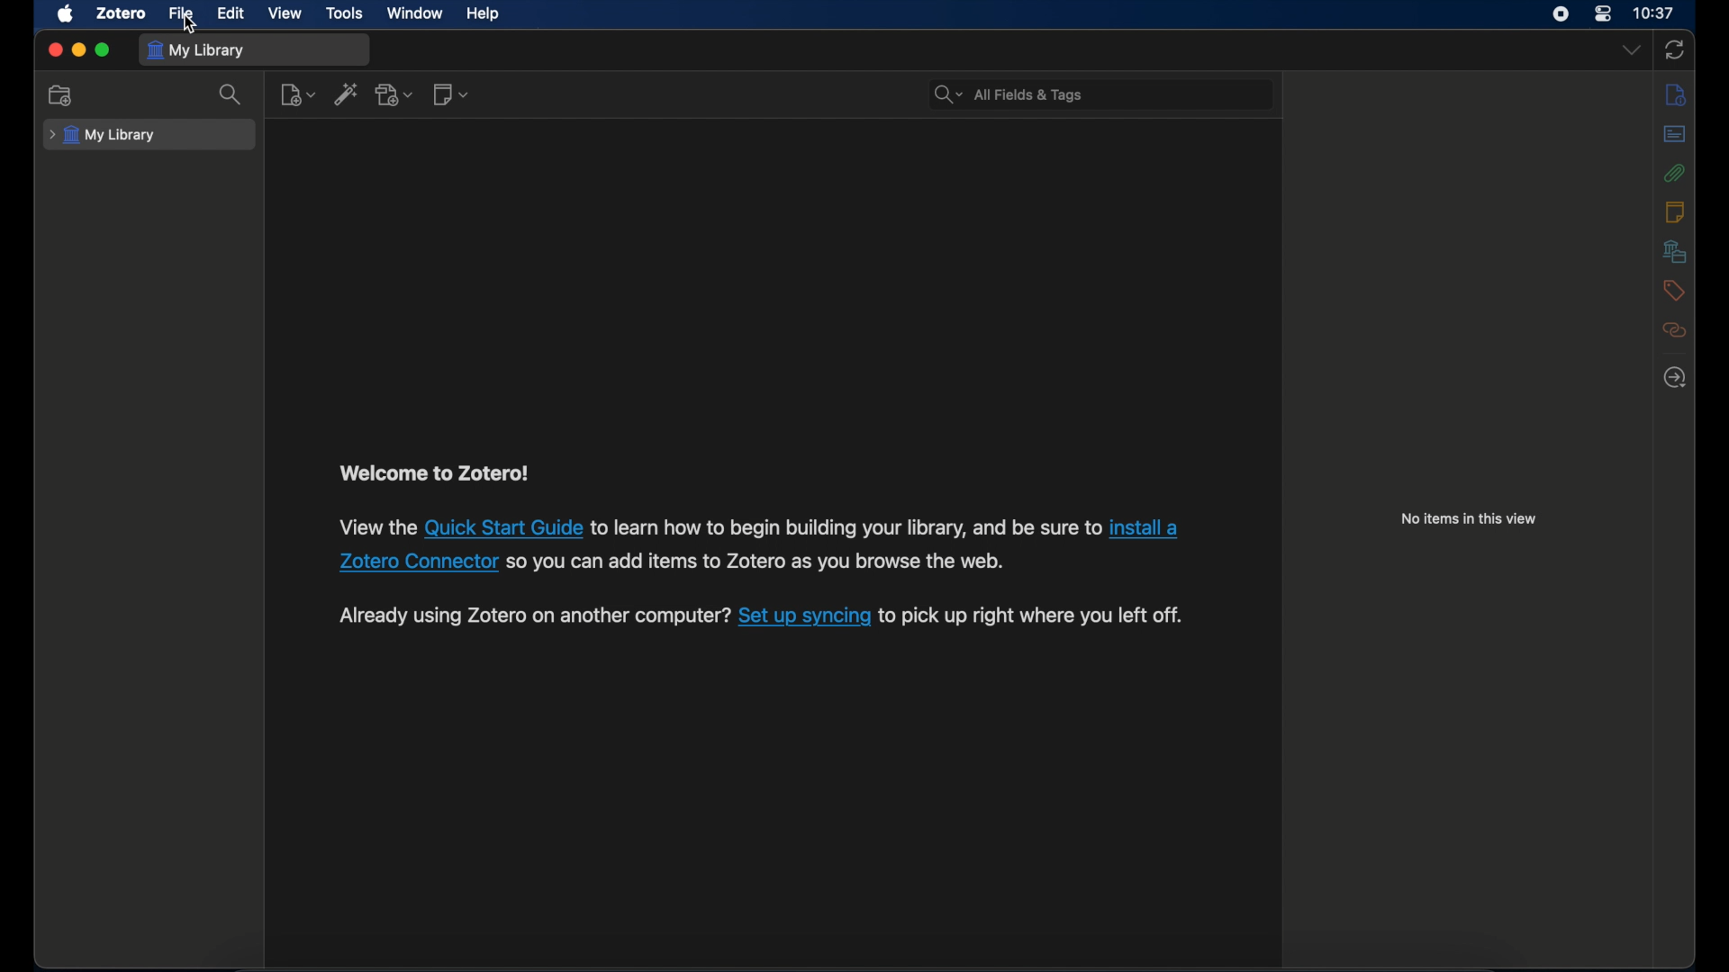  What do you see at coordinates (1675, 378) in the screenshot?
I see `late` at bounding box center [1675, 378].